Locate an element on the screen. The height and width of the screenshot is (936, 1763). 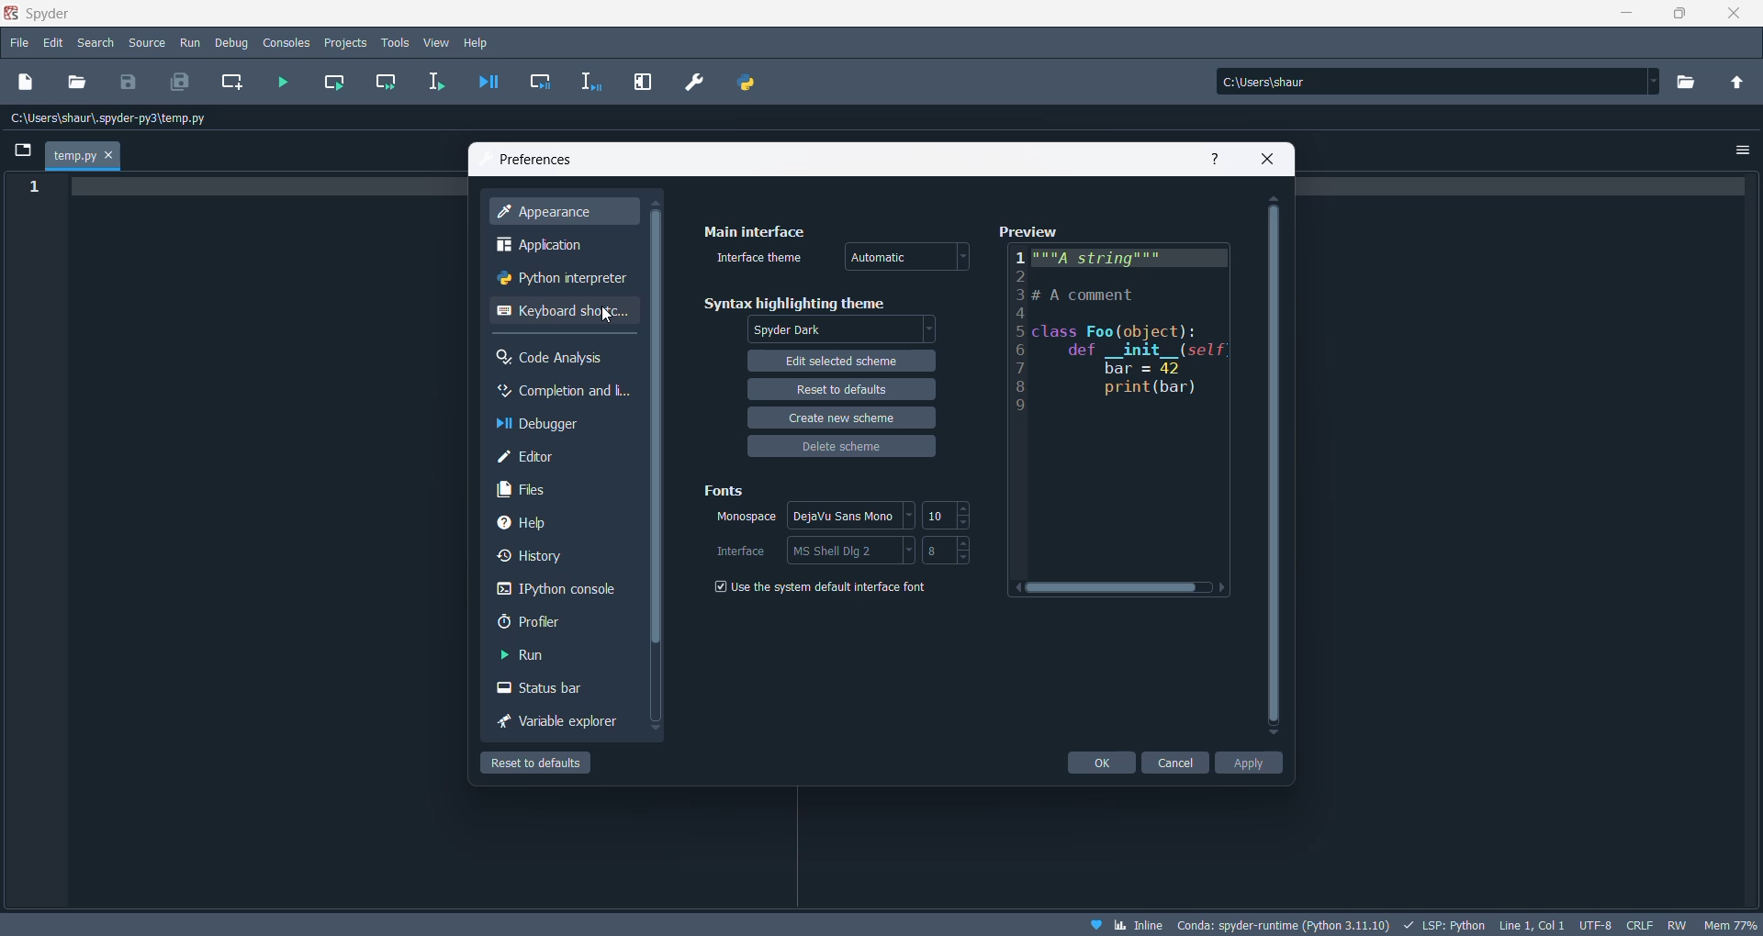
line number is located at coordinates (32, 188).